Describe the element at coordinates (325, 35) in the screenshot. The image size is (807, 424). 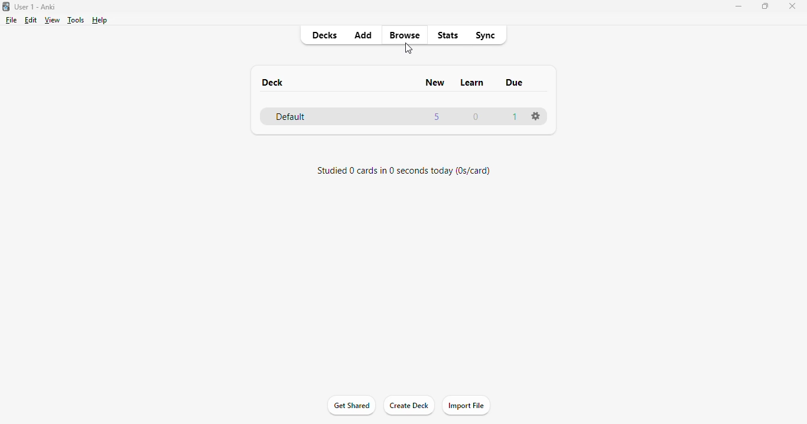
I see `decks` at that location.